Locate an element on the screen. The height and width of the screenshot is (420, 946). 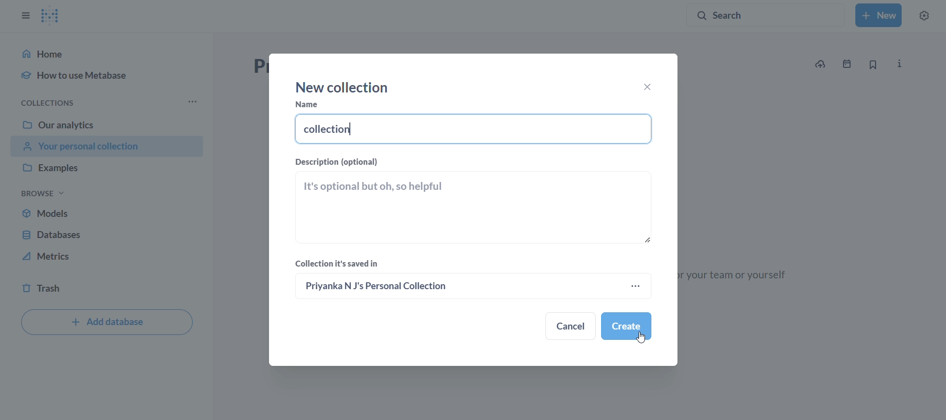
examples is located at coordinates (106, 168).